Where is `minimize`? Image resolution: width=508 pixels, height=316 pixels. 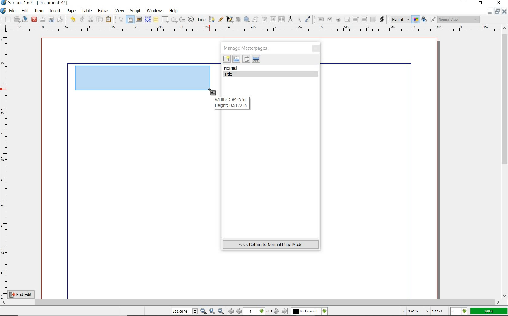 minimize is located at coordinates (464, 3).